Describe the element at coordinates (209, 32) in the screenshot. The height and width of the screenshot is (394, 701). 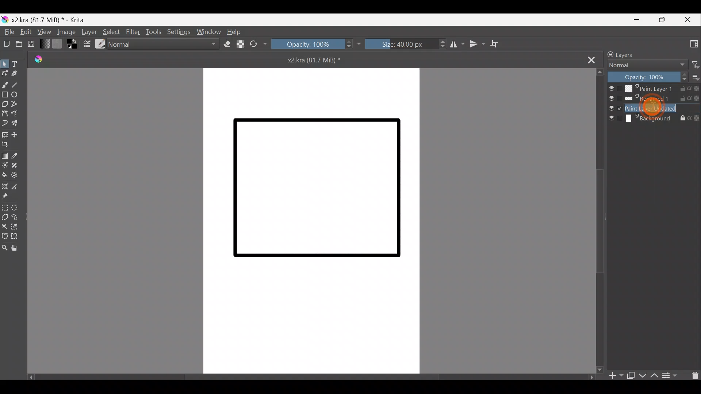
I see `Window` at that location.